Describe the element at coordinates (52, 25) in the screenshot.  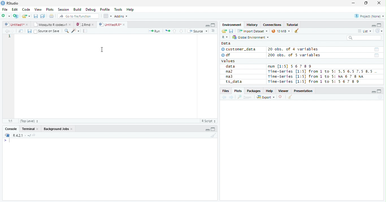
I see `Mosquito T codes.v1` at that location.